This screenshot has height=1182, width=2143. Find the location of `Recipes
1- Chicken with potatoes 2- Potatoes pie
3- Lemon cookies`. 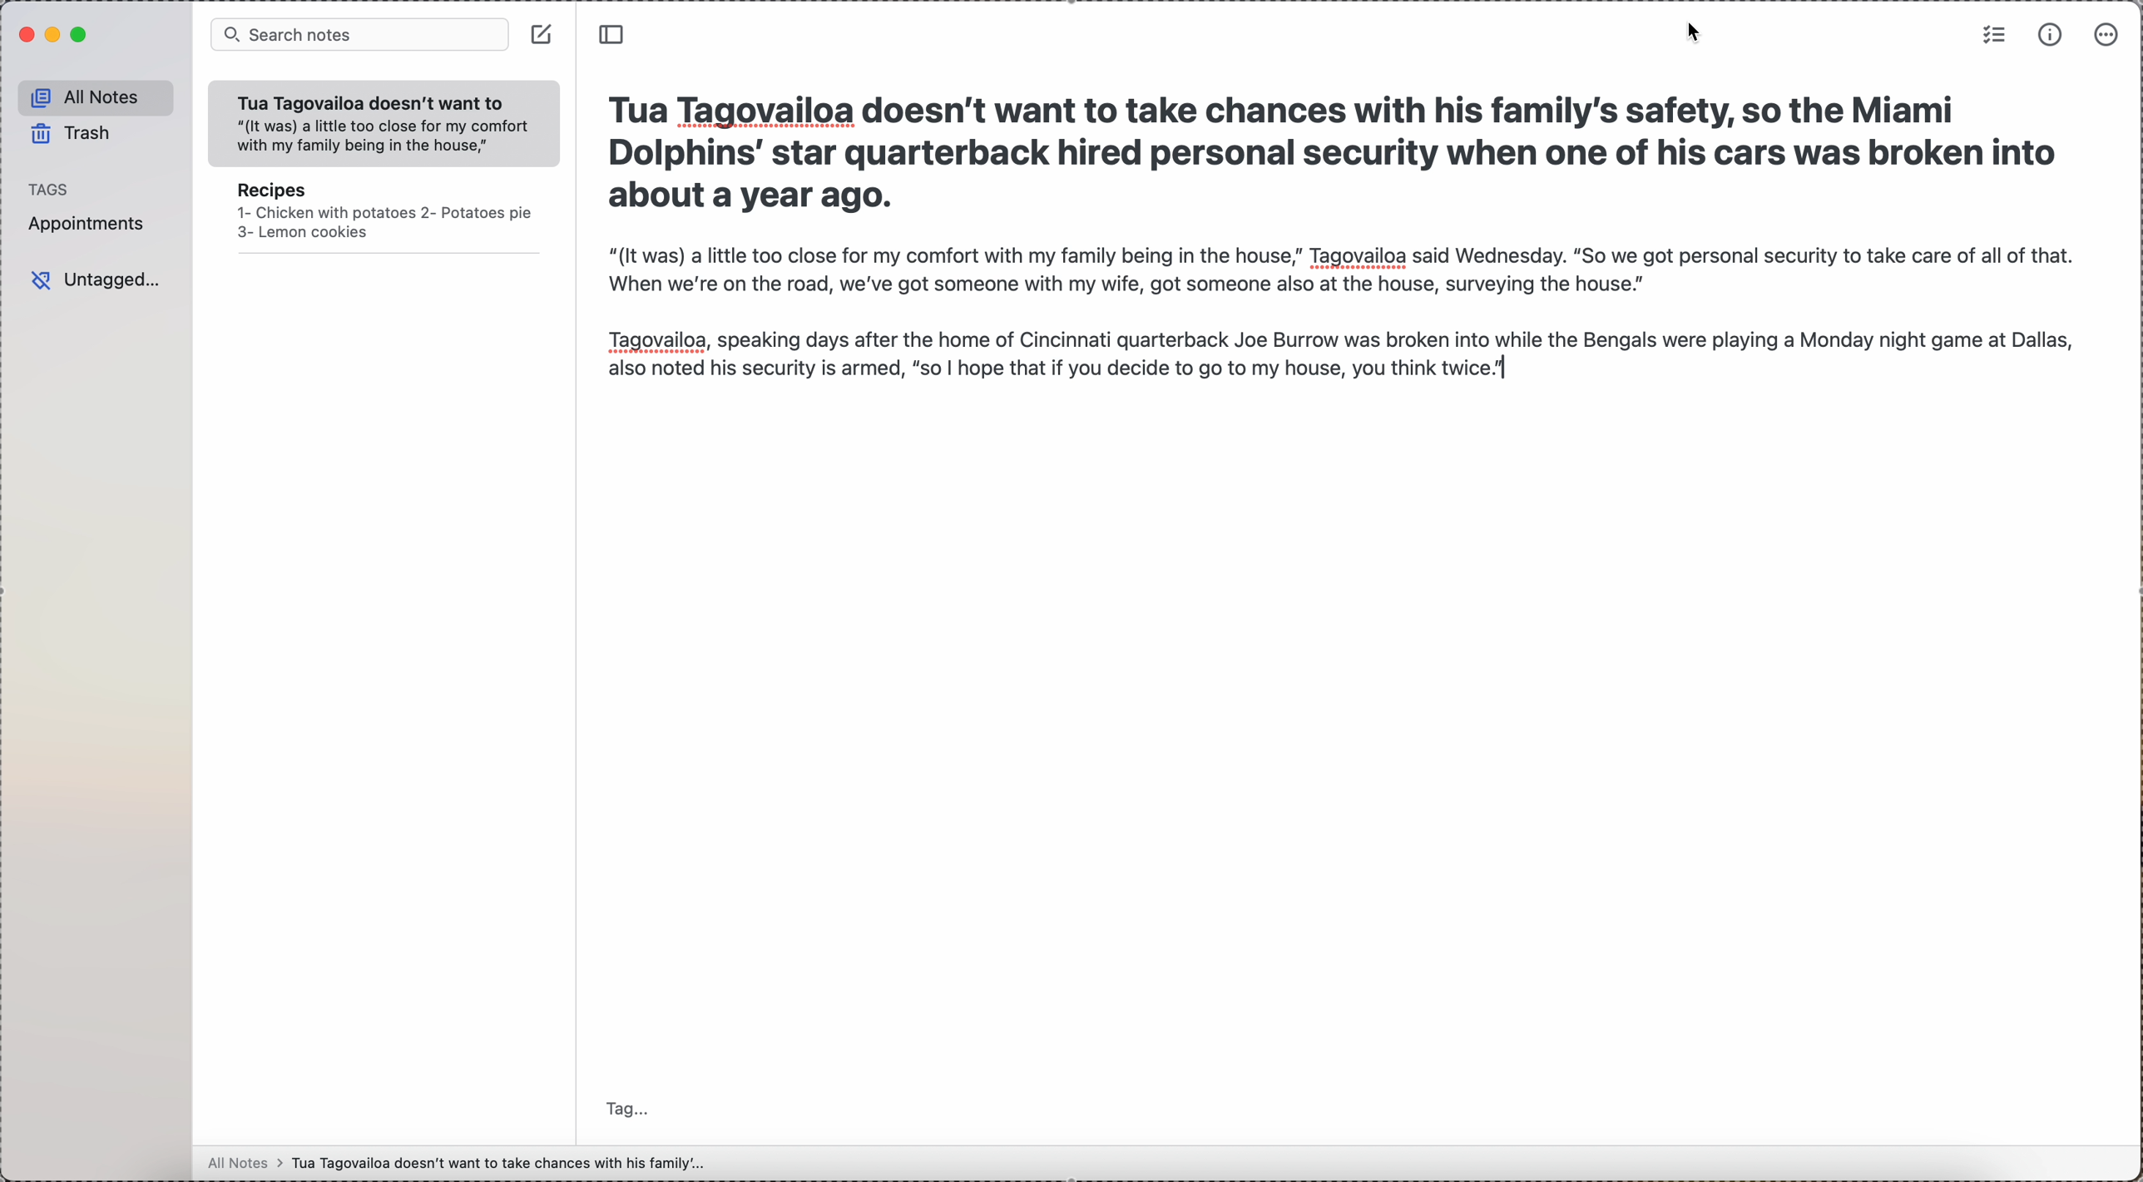

Recipes
1- Chicken with potatoes 2- Potatoes pie
3- Lemon cookies is located at coordinates (381, 218).